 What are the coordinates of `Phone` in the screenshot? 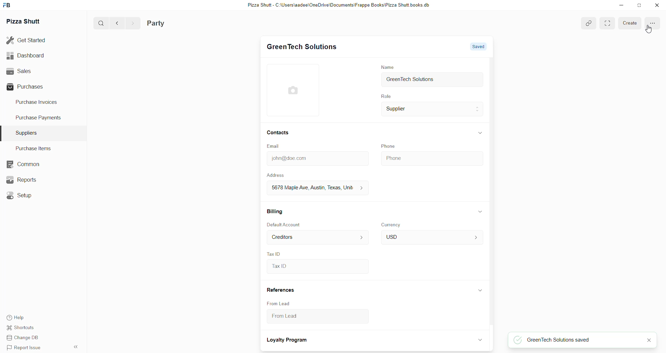 It's located at (431, 157).